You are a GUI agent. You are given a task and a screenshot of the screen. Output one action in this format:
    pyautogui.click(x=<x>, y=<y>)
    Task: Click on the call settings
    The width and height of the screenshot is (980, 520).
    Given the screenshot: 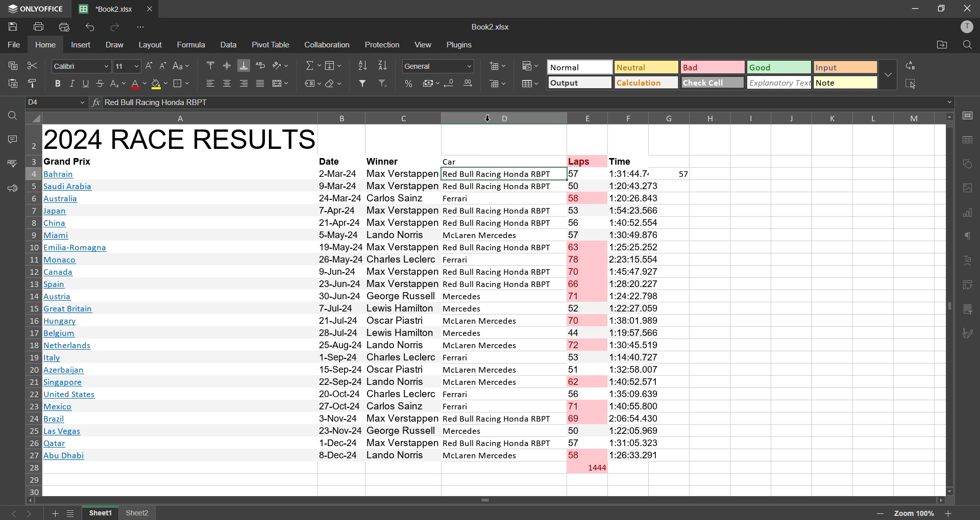 What is the action you would take?
    pyautogui.click(x=969, y=118)
    